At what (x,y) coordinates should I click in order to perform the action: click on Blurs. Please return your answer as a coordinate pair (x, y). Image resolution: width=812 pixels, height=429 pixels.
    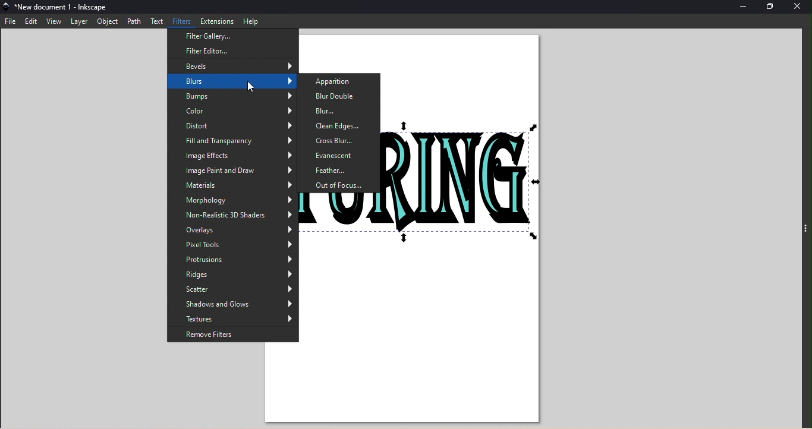
    Looking at the image, I should click on (232, 81).